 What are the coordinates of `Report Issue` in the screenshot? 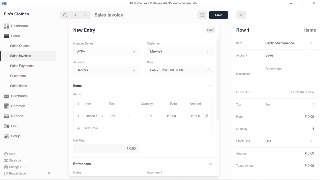 It's located at (15, 173).